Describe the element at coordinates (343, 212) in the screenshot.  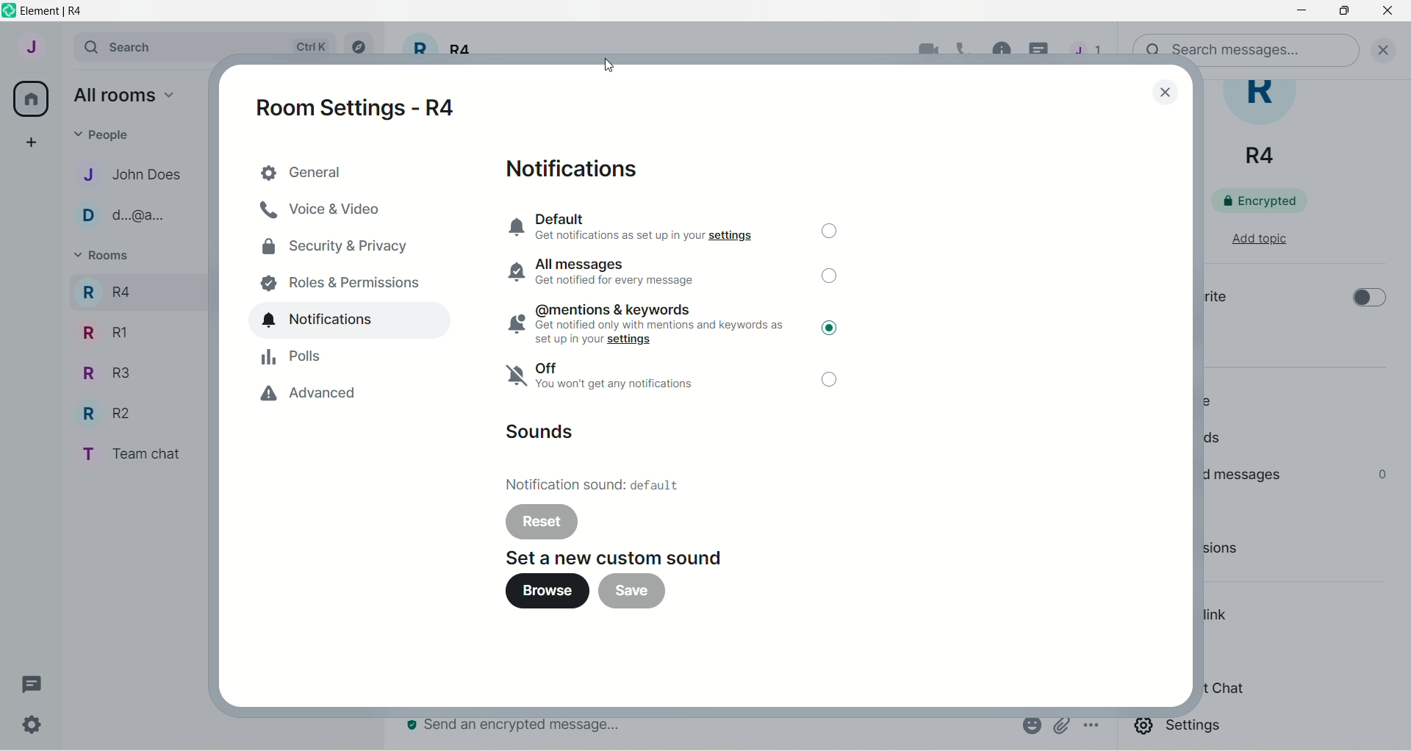
I see `Voice & Video` at that location.